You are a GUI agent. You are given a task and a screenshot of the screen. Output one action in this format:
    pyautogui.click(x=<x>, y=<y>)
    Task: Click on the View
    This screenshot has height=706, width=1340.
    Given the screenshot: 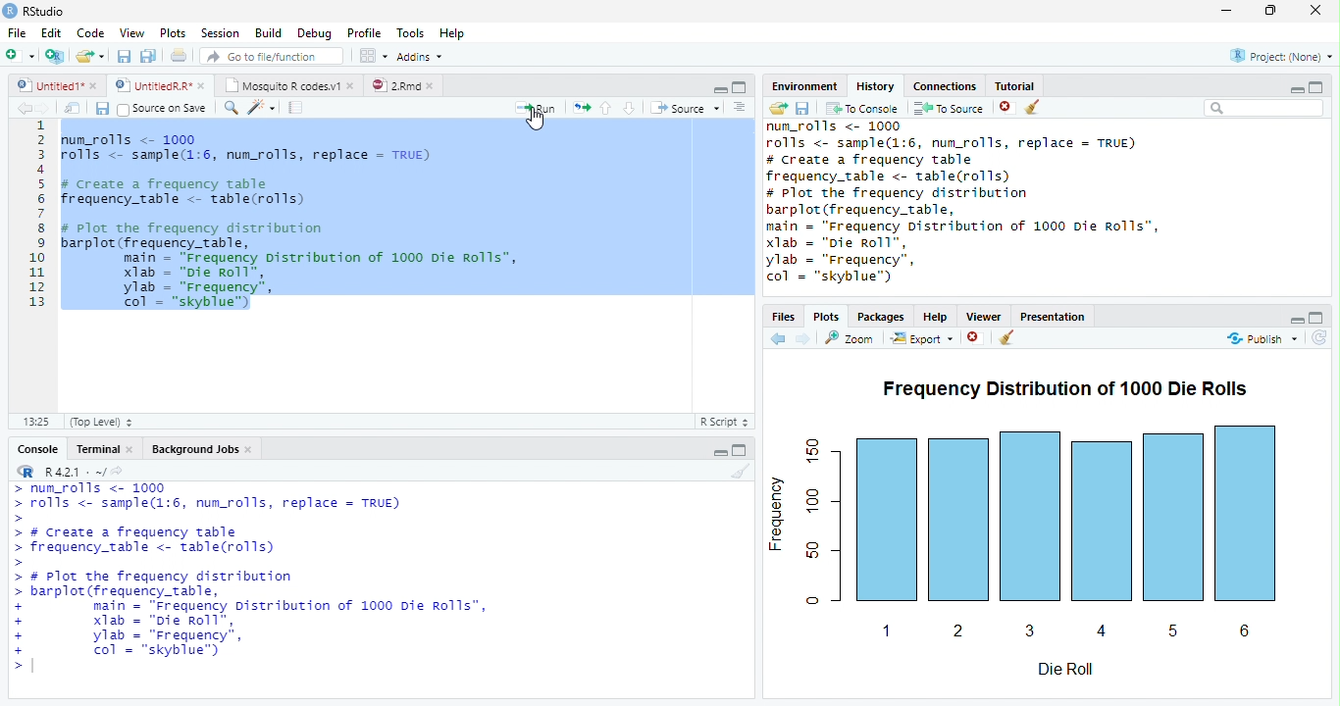 What is the action you would take?
    pyautogui.click(x=132, y=31)
    